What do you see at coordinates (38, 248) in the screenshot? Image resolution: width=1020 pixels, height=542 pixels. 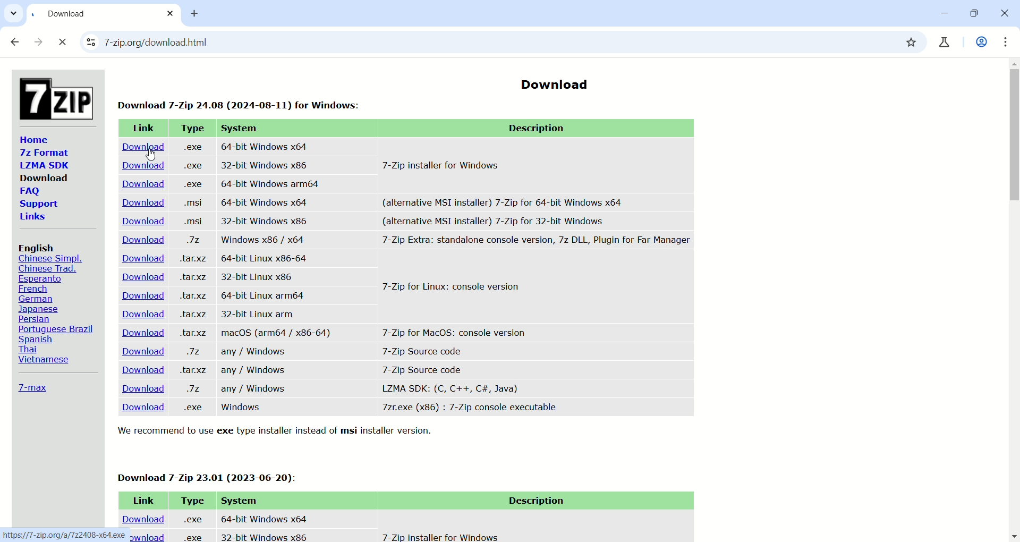 I see `English` at bounding box center [38, 248].